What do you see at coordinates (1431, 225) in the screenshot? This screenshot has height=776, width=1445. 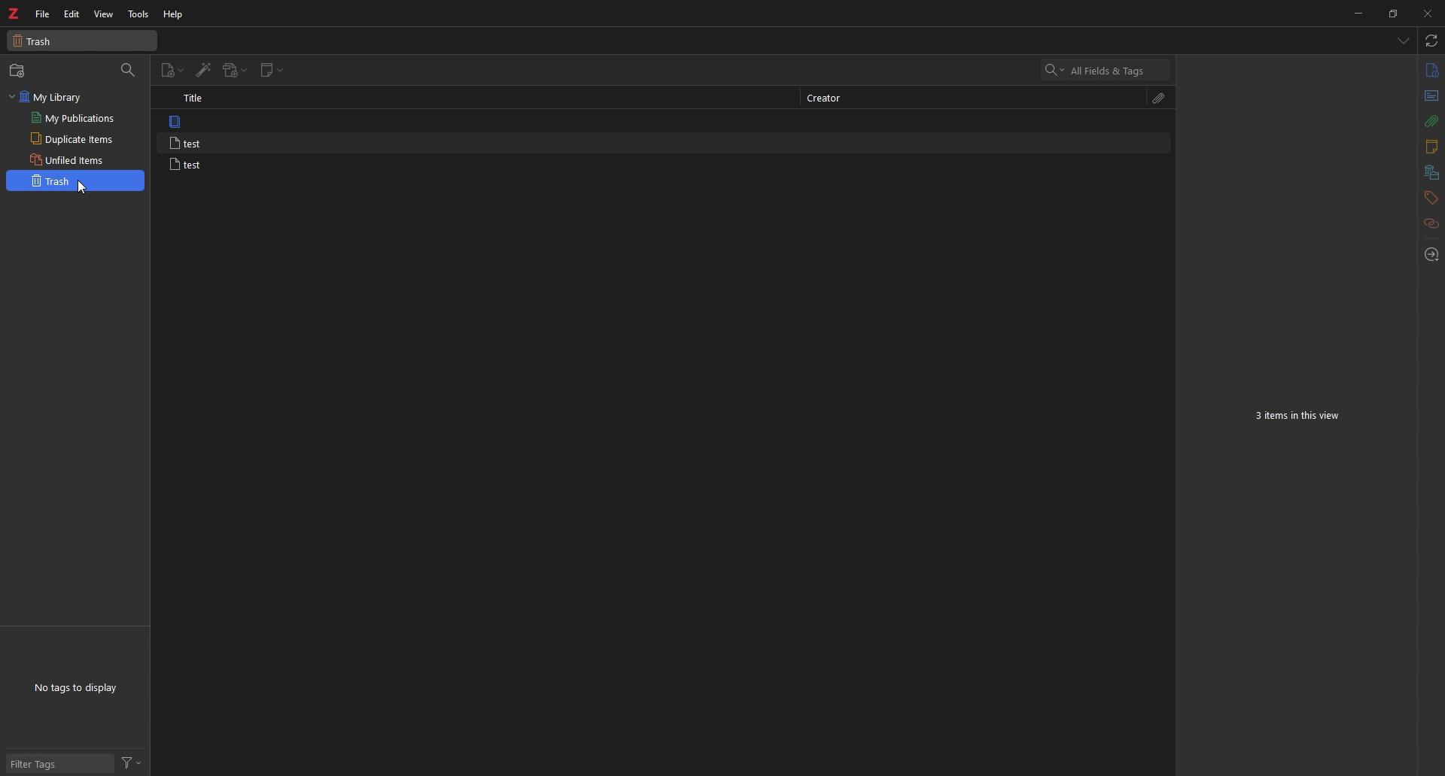 I see `related` at bounding box center [1431, 225].